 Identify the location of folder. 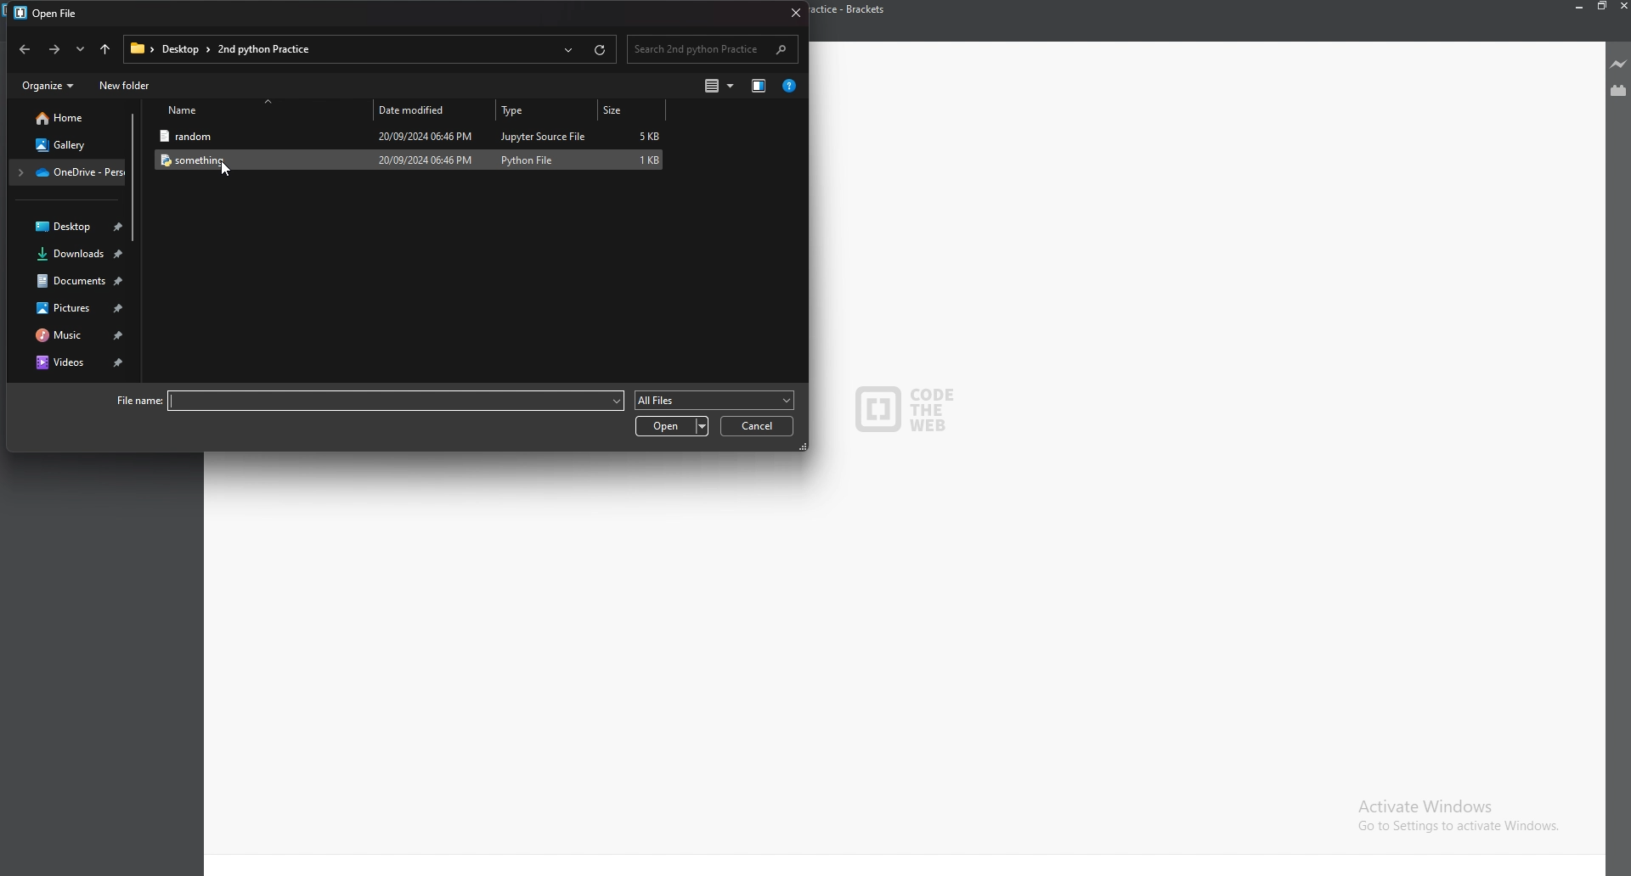
(138, 49).